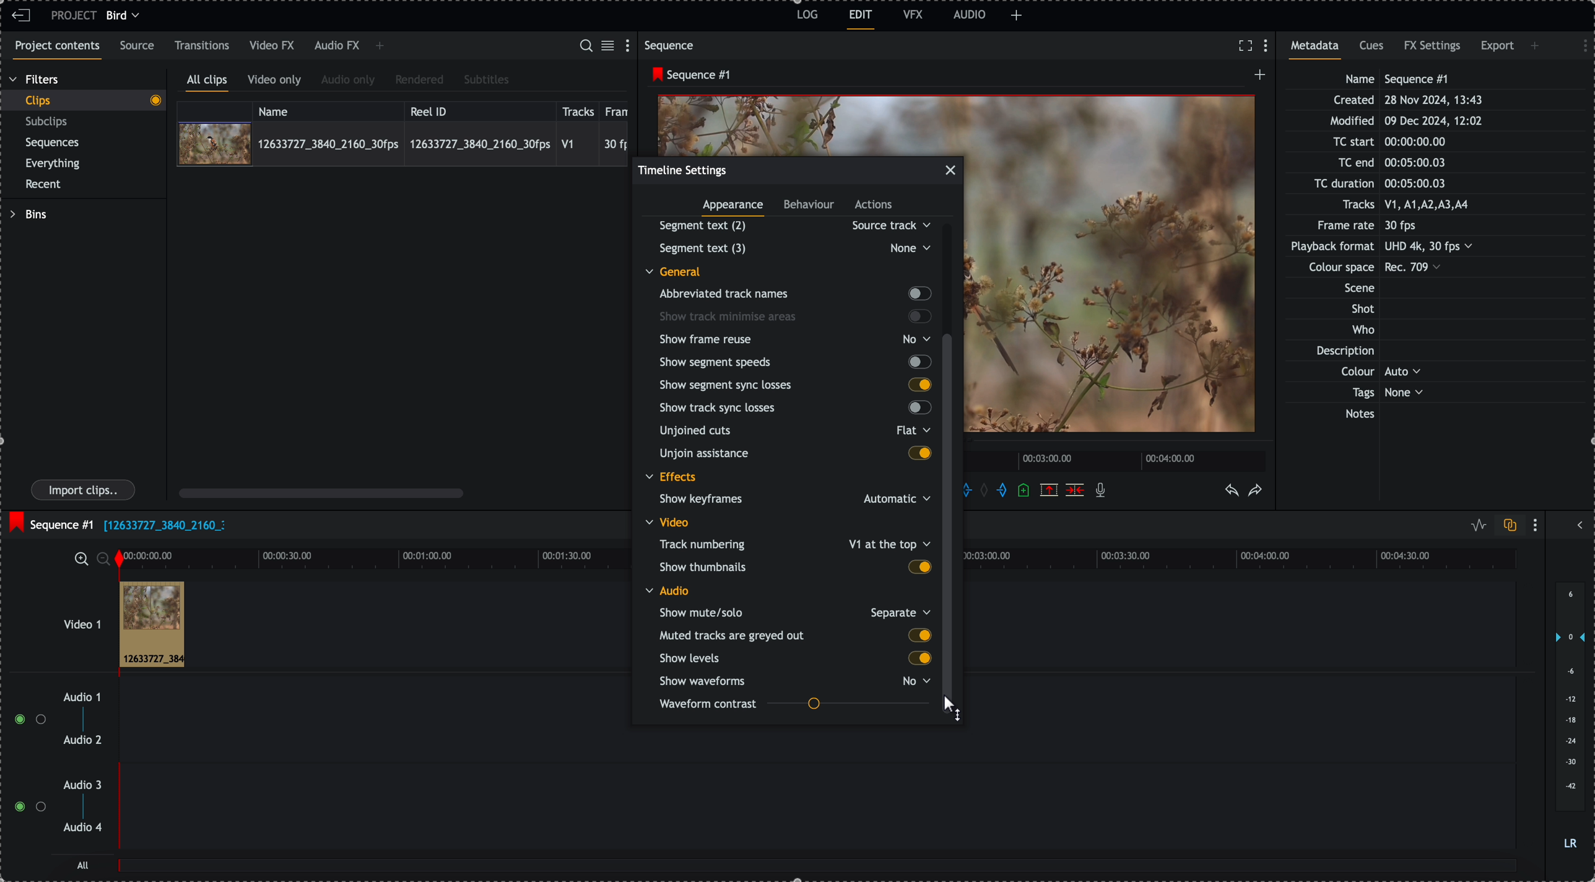 This screenshot has width=1595, height=882. Describe the element at coordinates (1269, 46) in the screenshot. I see `show settings menu` at that location.